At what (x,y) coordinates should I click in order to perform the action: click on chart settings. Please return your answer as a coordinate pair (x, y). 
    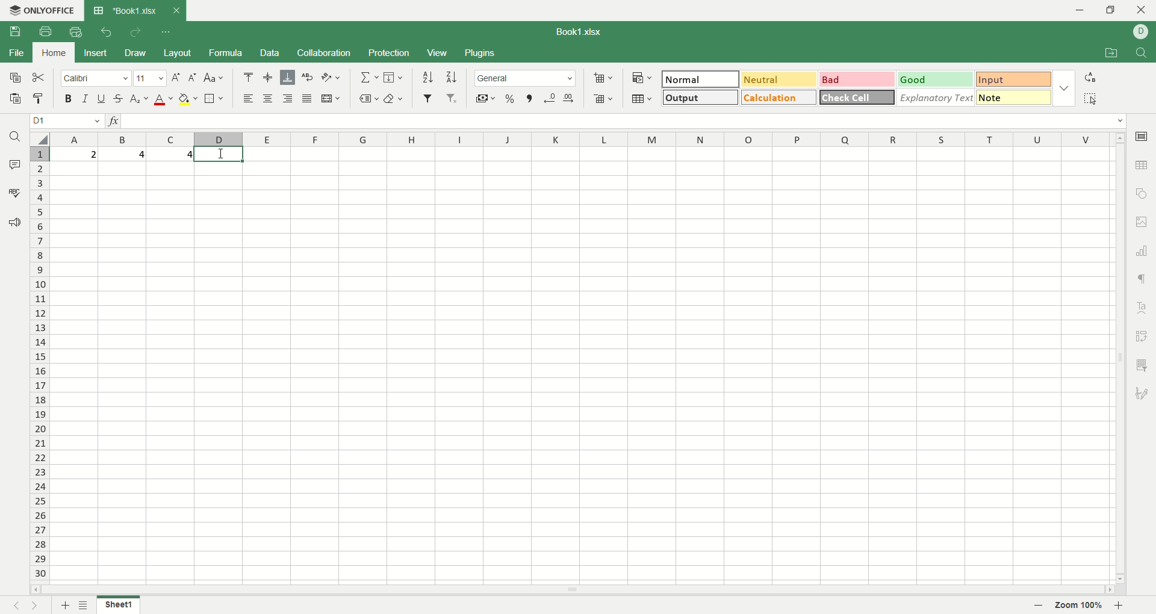
    Looking at the image, I should click on (1142, 251).